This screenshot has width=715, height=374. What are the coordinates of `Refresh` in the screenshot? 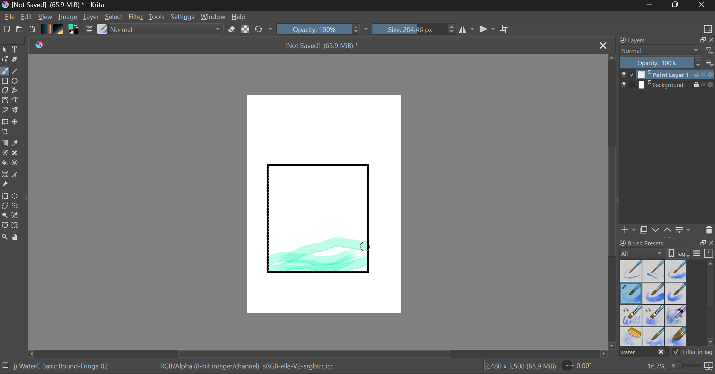 It's located at (264, 29).